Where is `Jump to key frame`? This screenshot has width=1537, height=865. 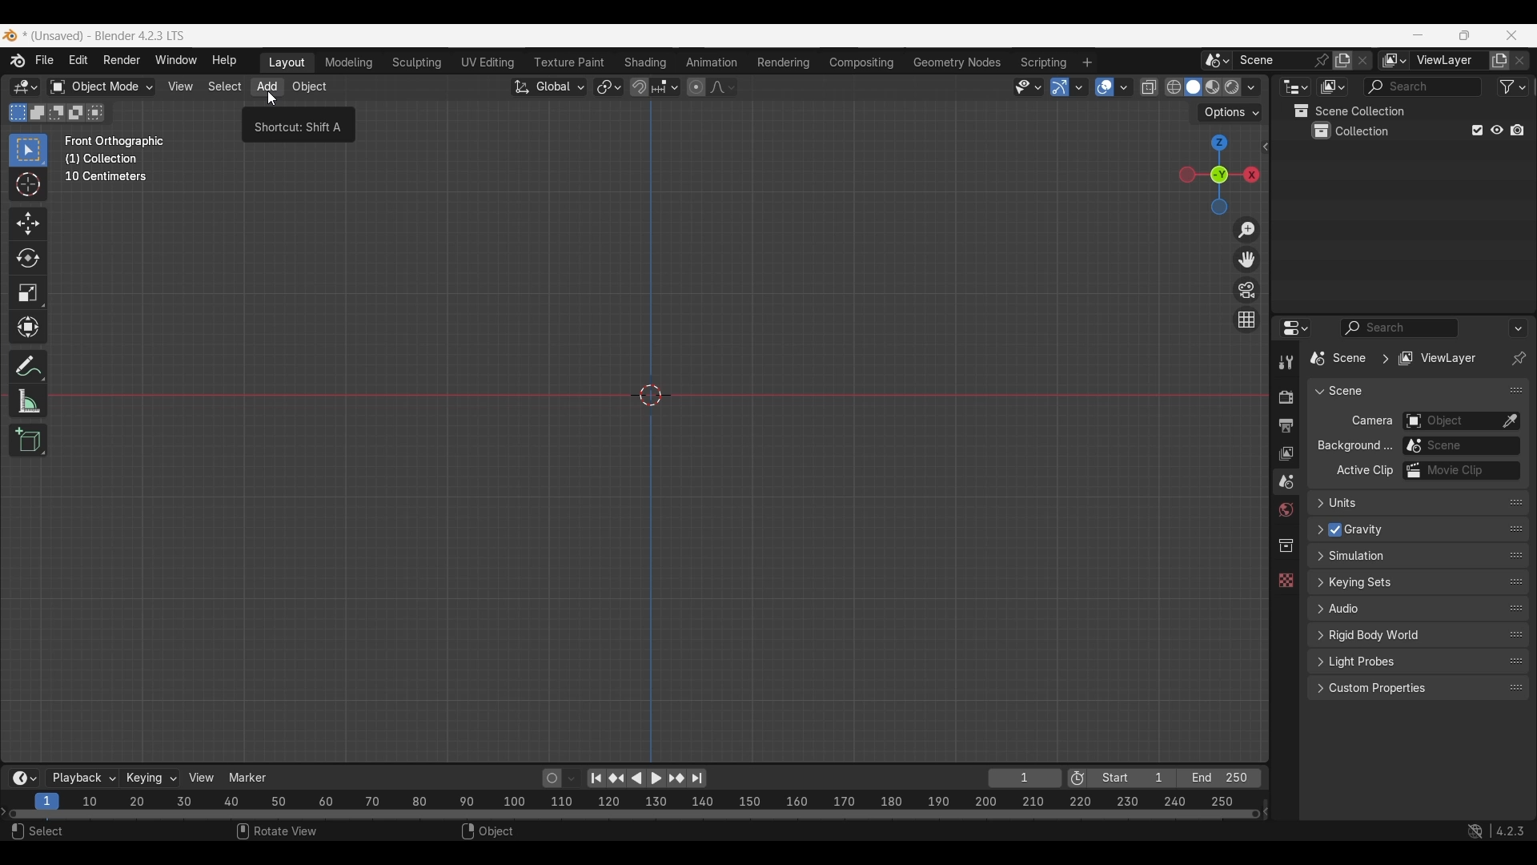
Jump to key frame is located at coordinates (676, 778).